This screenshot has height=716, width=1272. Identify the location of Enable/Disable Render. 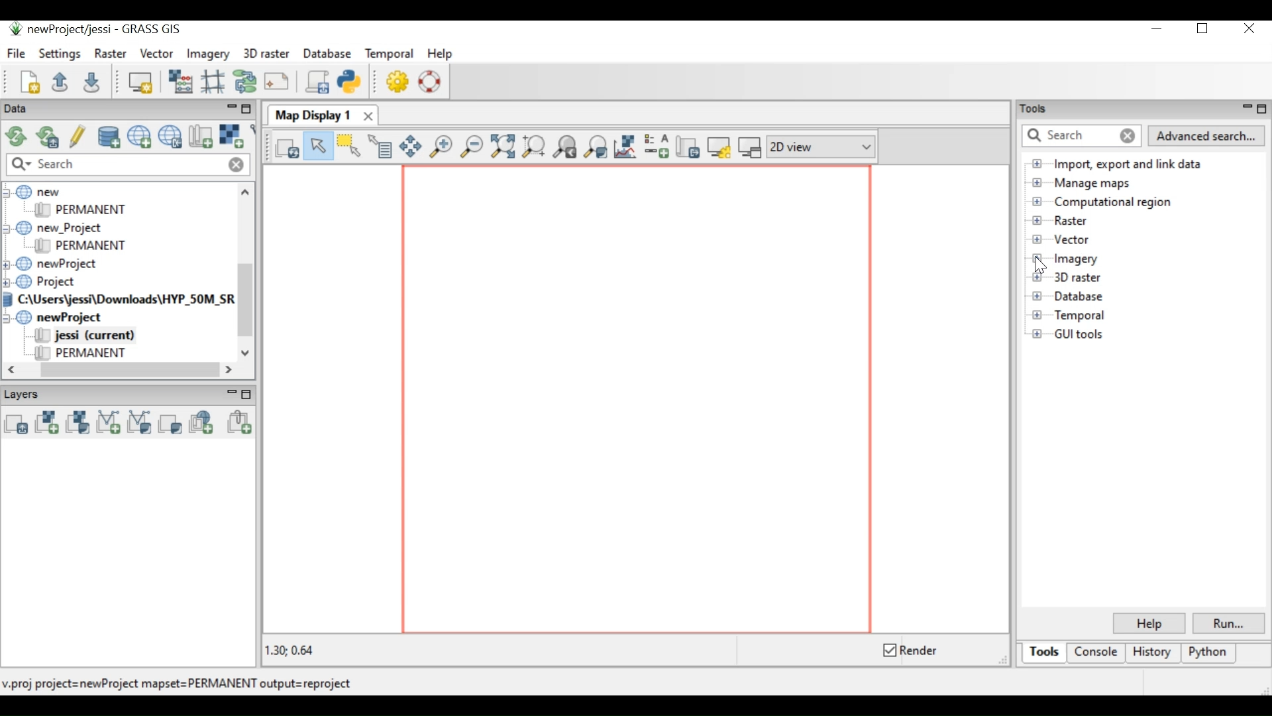
(912, 650).